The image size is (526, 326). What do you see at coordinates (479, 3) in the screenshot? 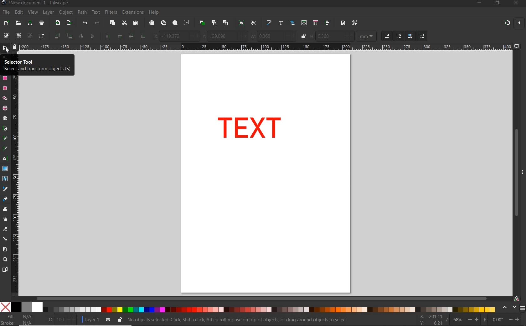
I see `MINIMIZE` at bounding box center [479, 3].